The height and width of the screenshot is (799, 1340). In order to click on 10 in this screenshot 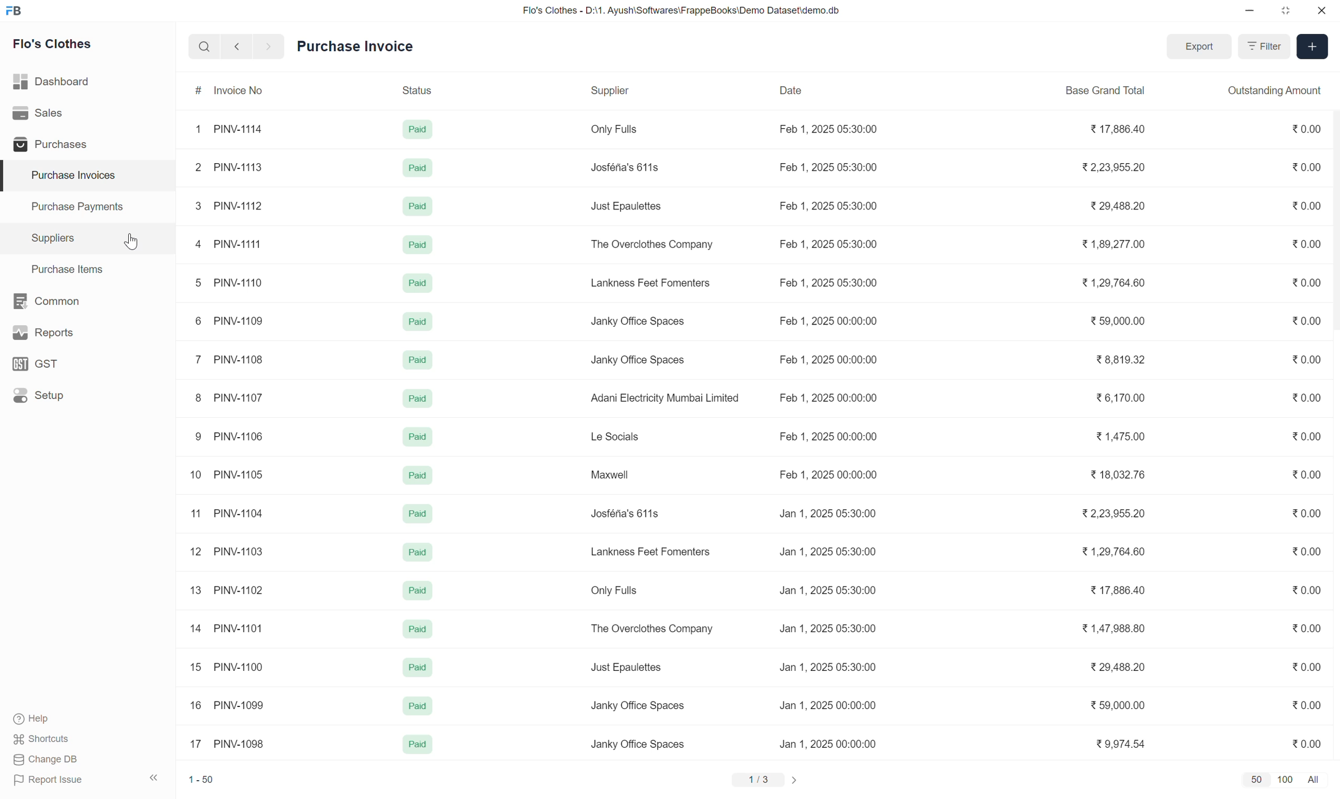, I will do `click(195, 475)`.